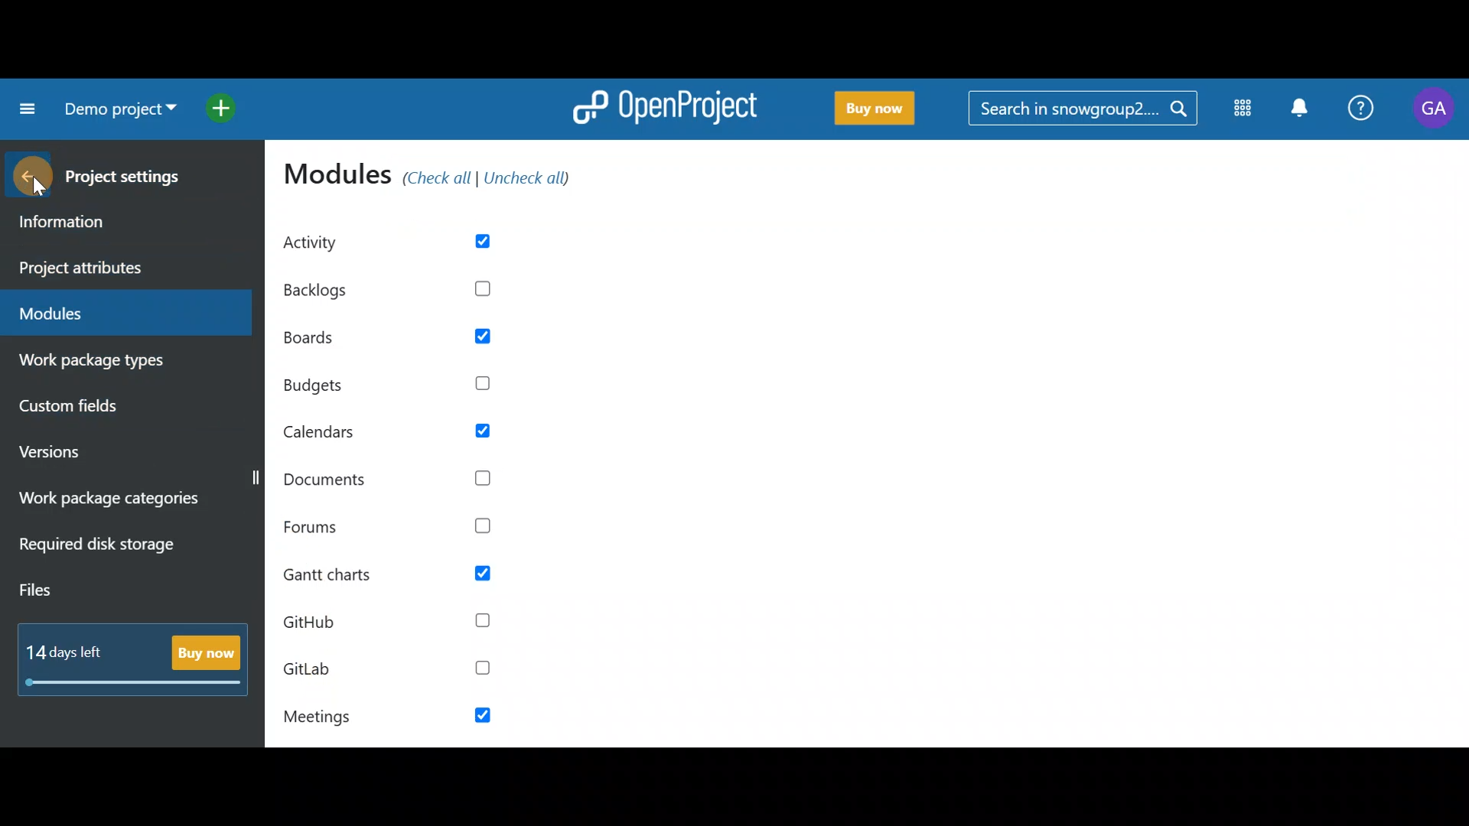 The image size is (1469, 826). I want to click on Github, so click(386, 629).